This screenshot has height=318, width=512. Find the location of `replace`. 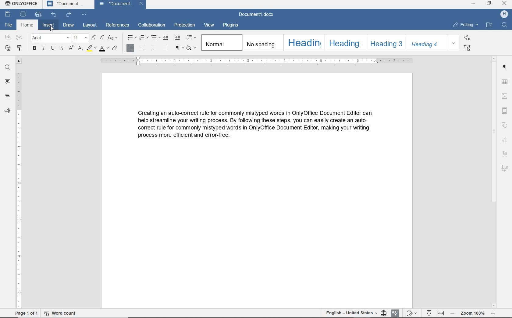

replace is located at coordinates (467, 38).